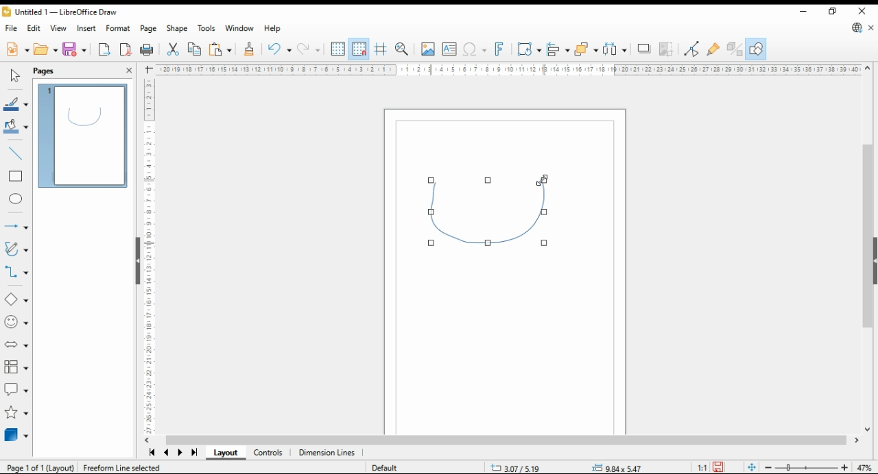 This screenshot has height=474, width=878. I want to click on zoom slider, so click(805, 467).